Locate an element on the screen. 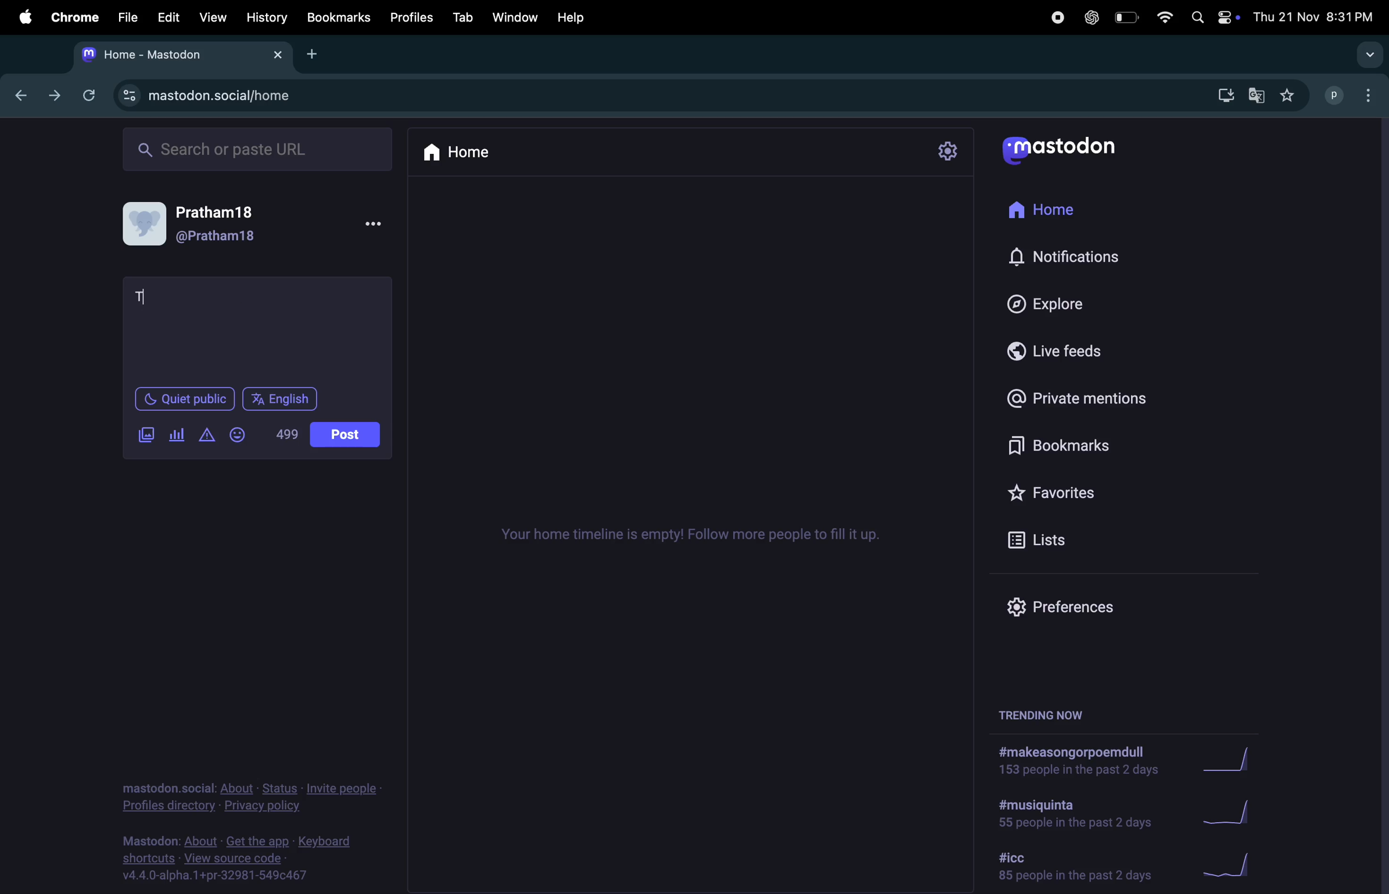 The width and height of the screenshot is (1389, 894). chrome is located at coordinates (75, 16).